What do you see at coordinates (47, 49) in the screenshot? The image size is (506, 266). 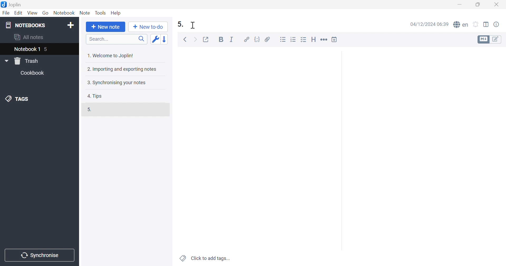 I see `5` at bounding box center [47, 49].